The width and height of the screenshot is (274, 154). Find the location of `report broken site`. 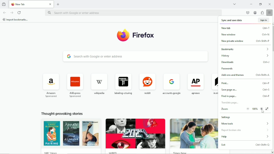

report broken site is located at coordinates (245, 130).